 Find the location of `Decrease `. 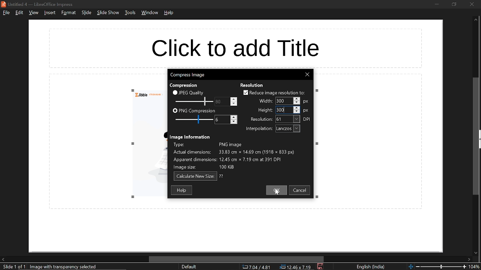

Decrease  is located at coordinates (234, 103).